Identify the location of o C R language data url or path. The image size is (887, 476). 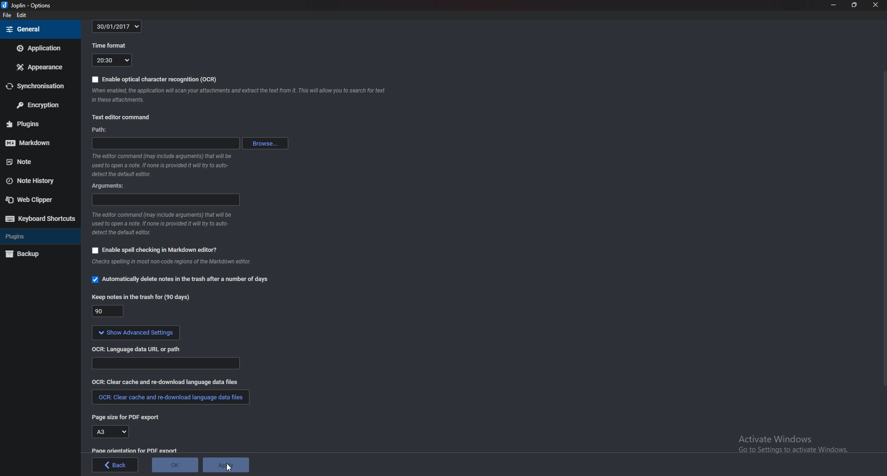
(139, 350).